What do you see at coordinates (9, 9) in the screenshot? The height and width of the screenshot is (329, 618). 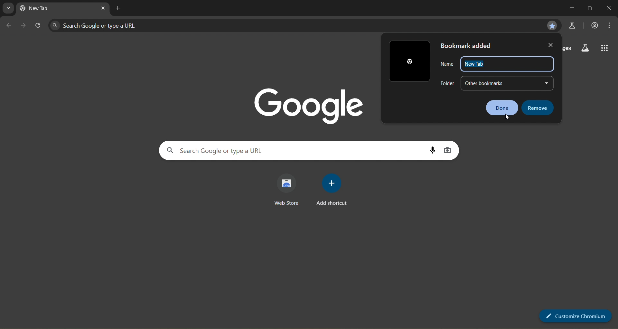 I see `seaarch tabs` at bounding box center [9, 9].